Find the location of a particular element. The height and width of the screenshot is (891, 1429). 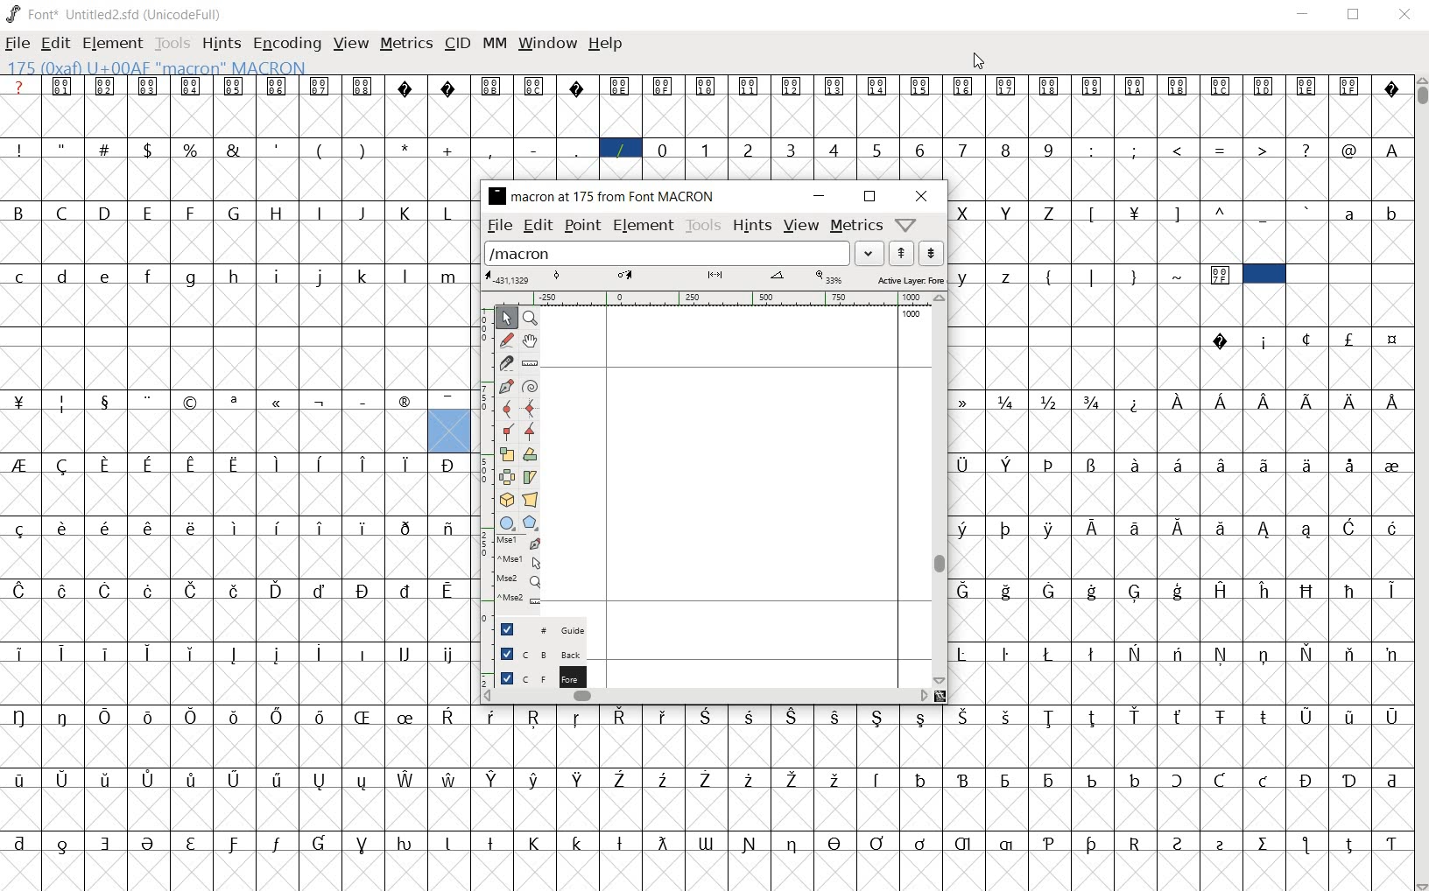

maximize is located at coordinates (870, 197).